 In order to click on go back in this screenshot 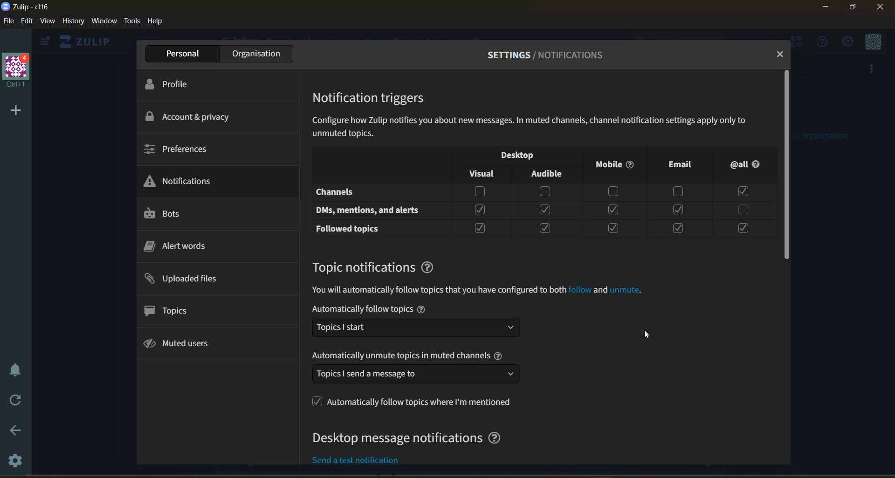, I will do `click(16, 430)`.